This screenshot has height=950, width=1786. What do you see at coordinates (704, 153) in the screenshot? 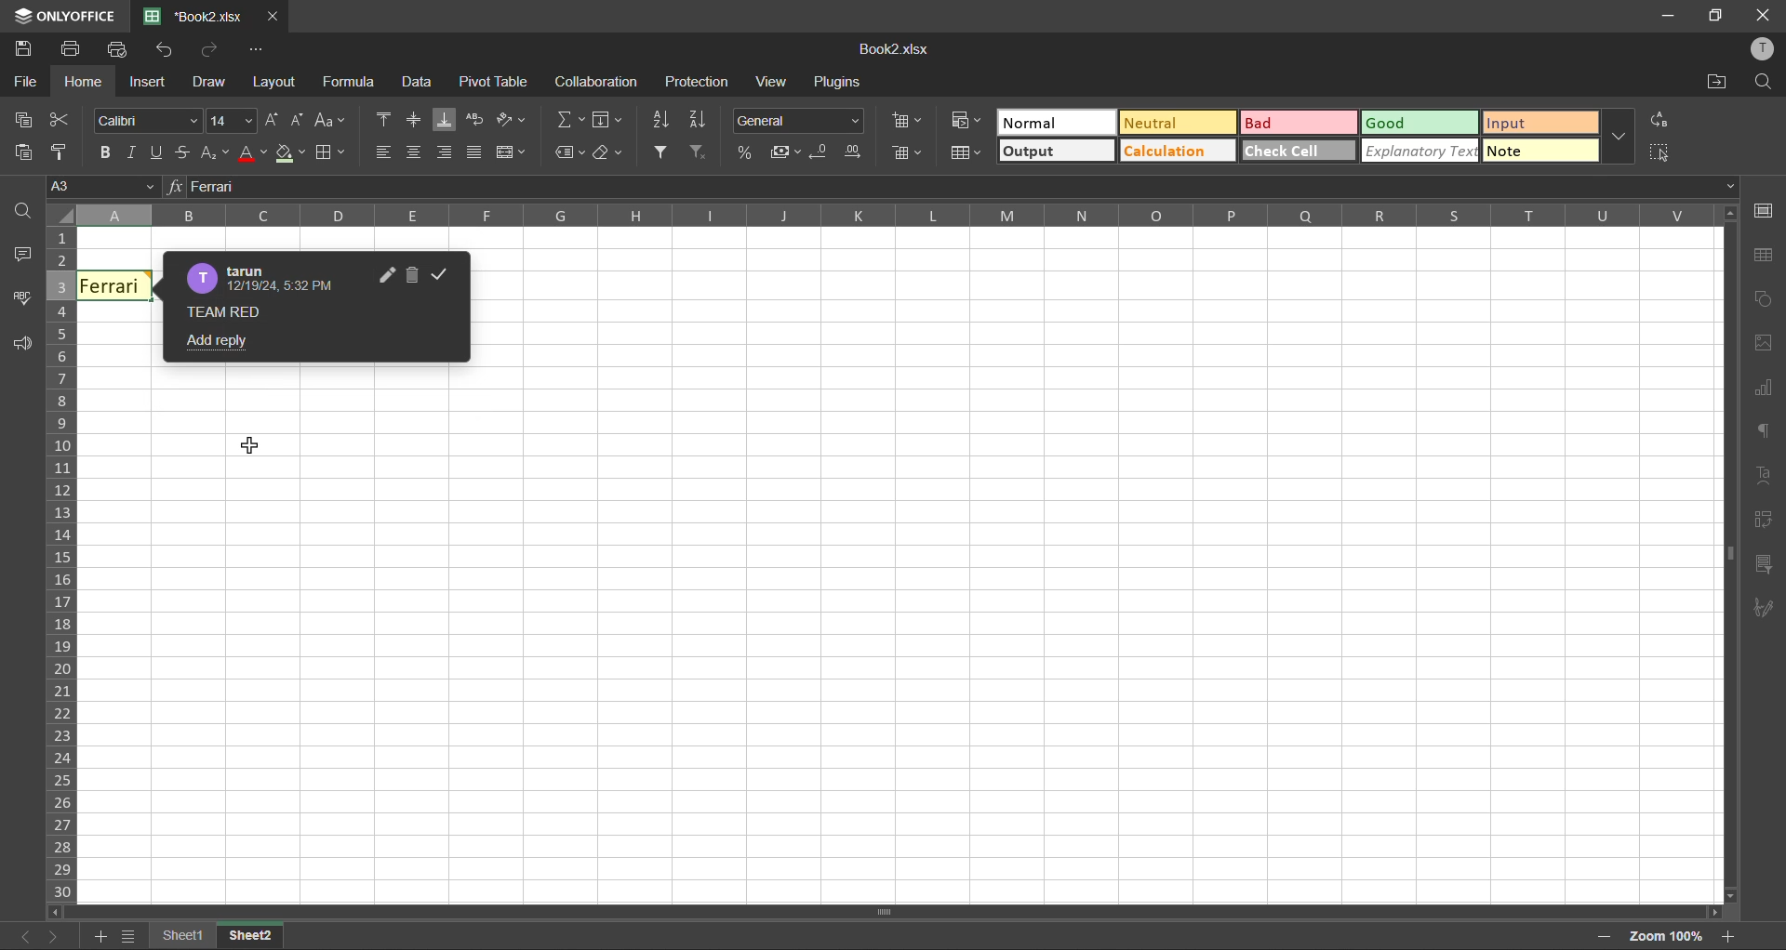
I see `clear filter` at bounding box center [704, 153].